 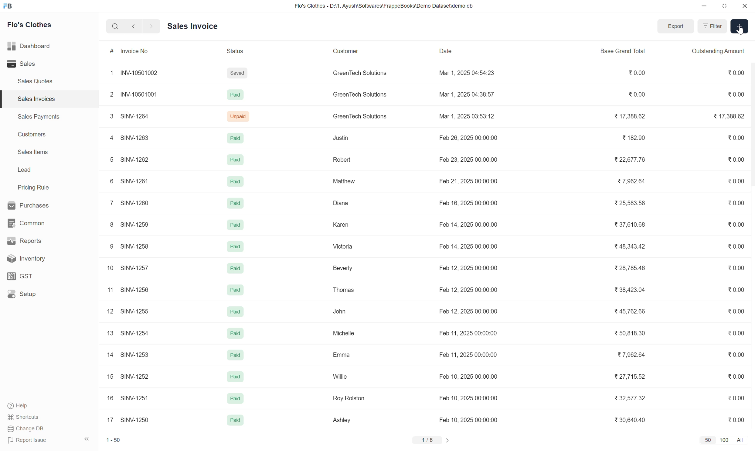 I want to click on SINV-1259, so click(x=135, y=226).